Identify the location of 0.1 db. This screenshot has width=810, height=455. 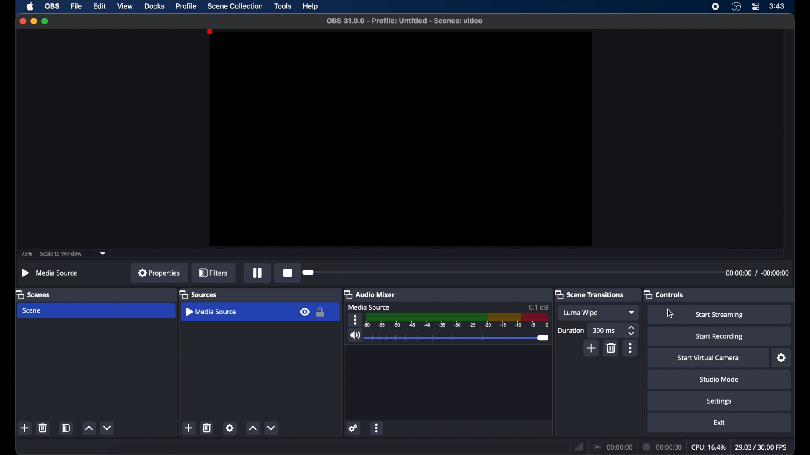
(539, 307).